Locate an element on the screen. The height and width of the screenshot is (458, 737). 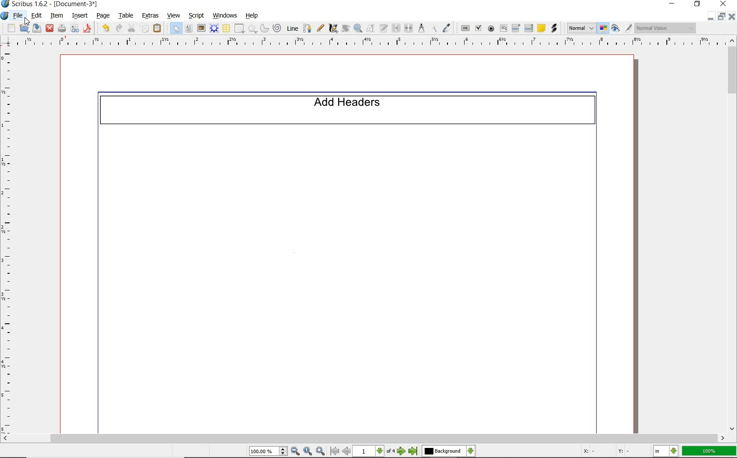
insert is located at coordinates (80, 15).